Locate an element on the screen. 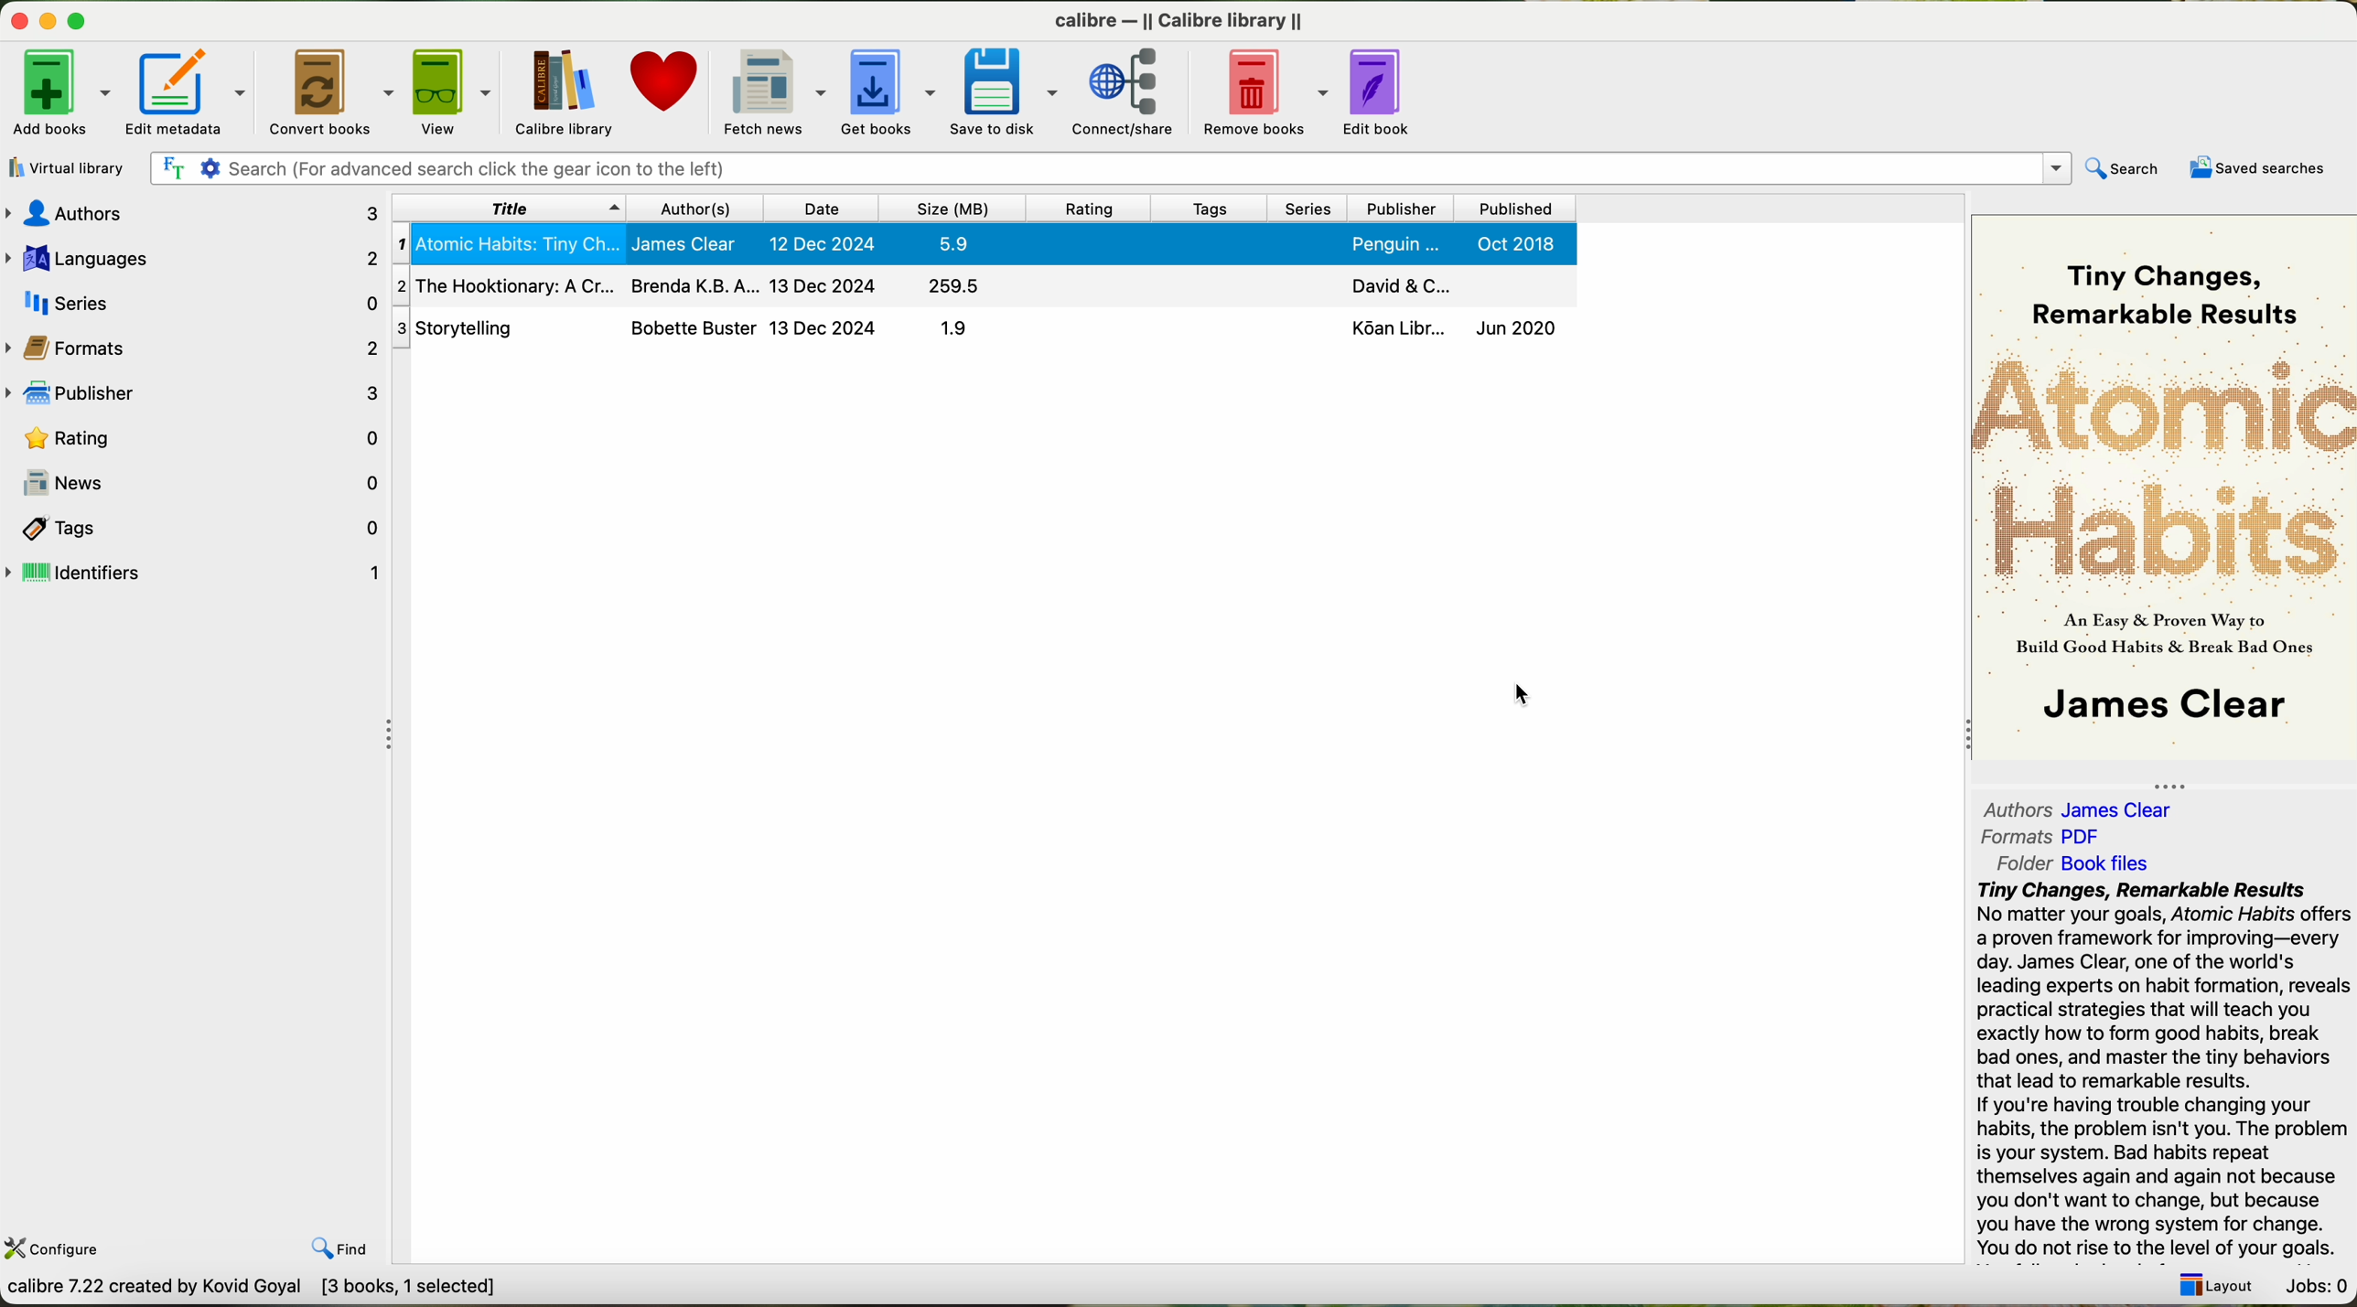 This screenshot has width=2357, height=1307. maximize window is located at coordinates (82, 23).